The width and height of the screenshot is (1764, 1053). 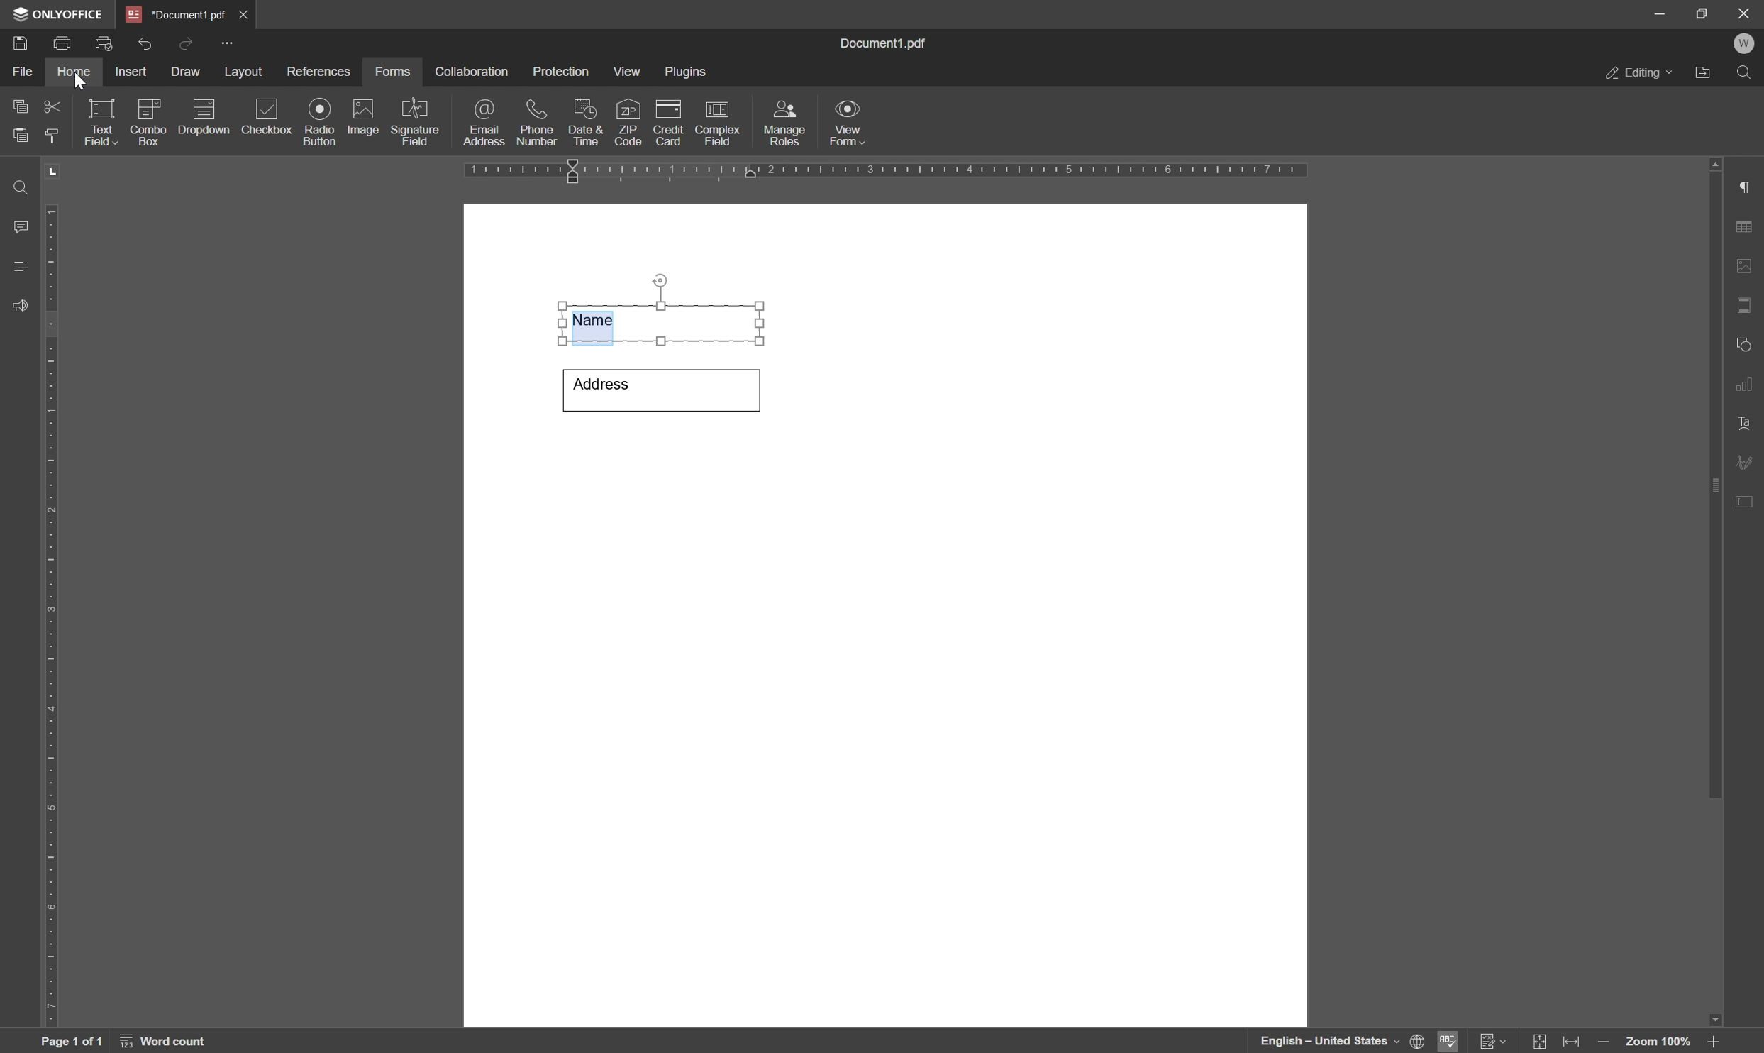 I want to click on zip code, so click(x=626, y=123).